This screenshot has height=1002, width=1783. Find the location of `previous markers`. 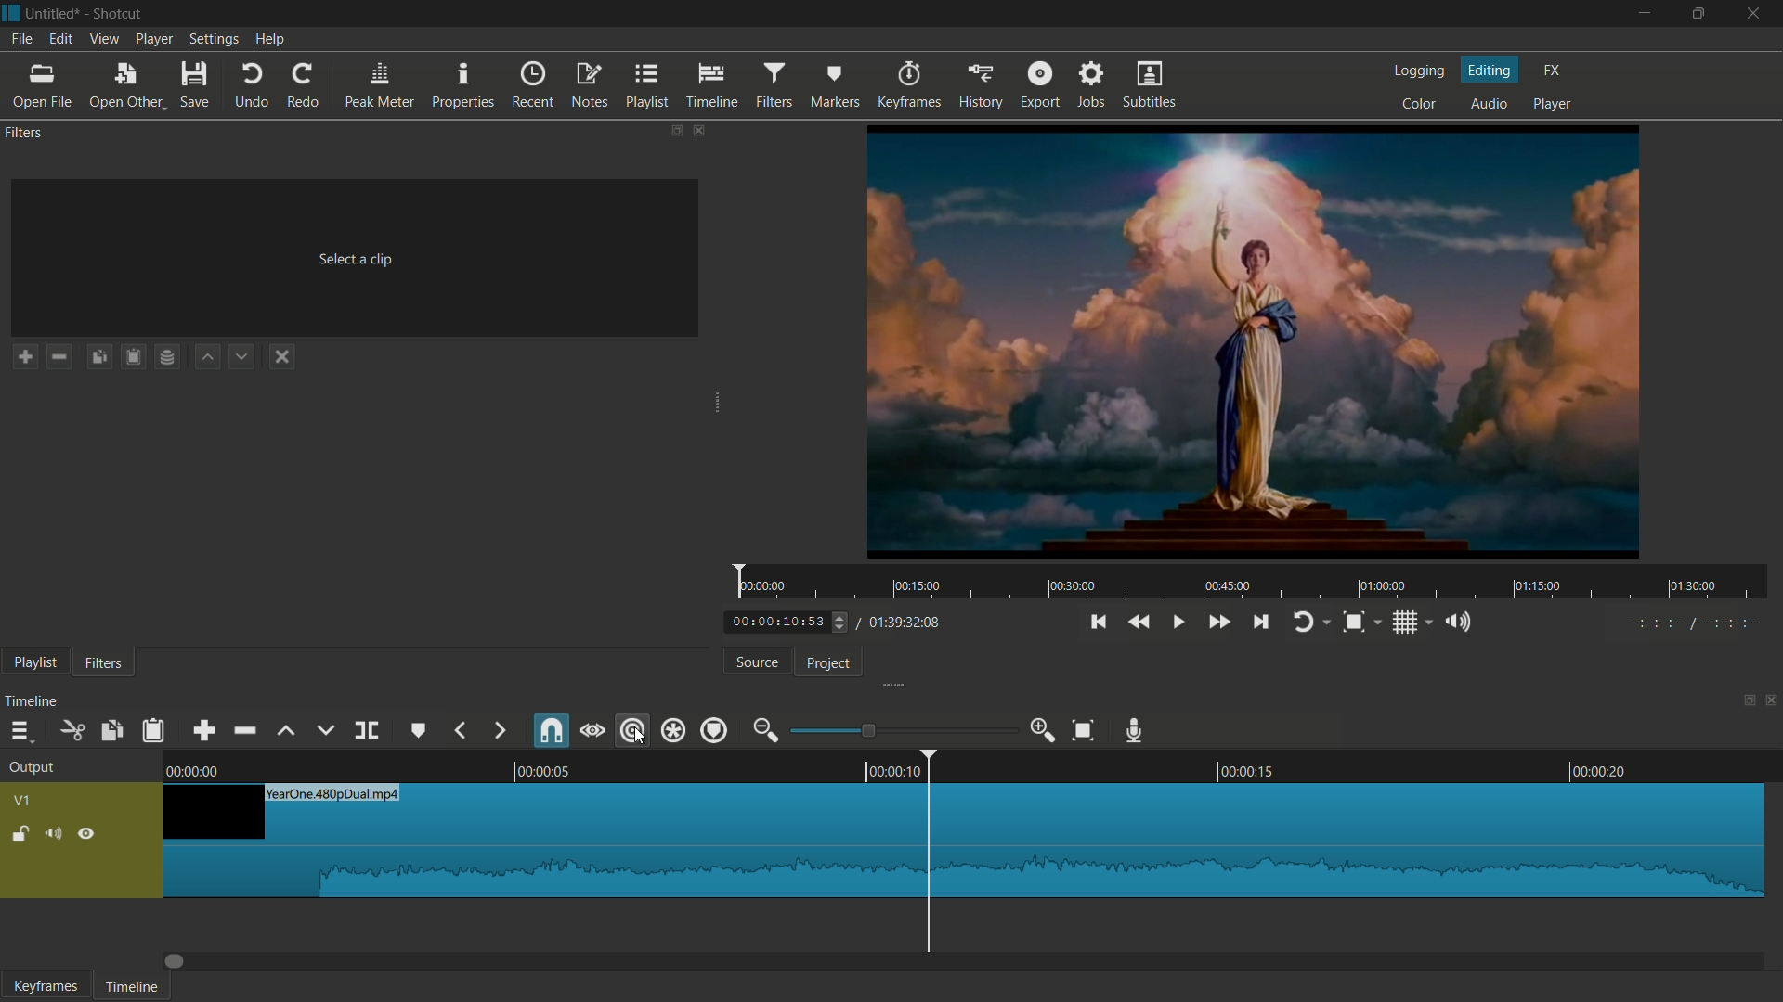

previous markers is located at coordinates (460, 730).